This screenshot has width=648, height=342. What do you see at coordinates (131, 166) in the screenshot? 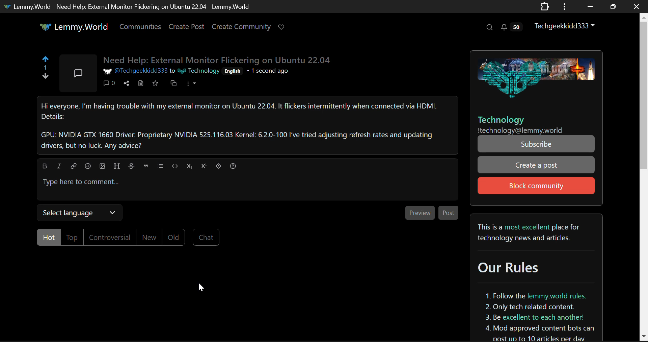
I see `Strikethrough` at bounding box center [131, 166].